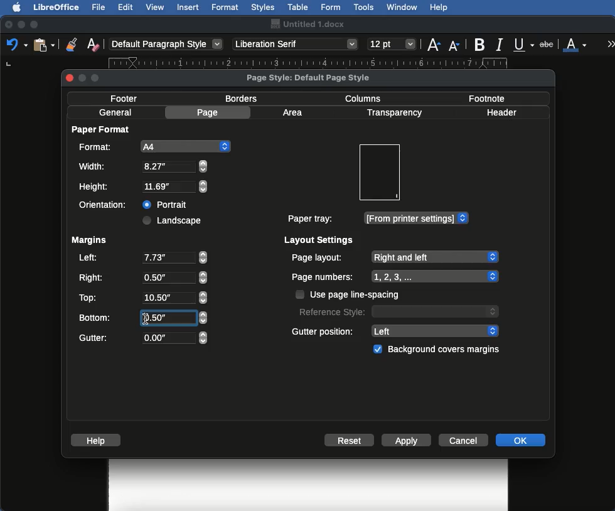  I want to click on Italics, so click(501, 43).